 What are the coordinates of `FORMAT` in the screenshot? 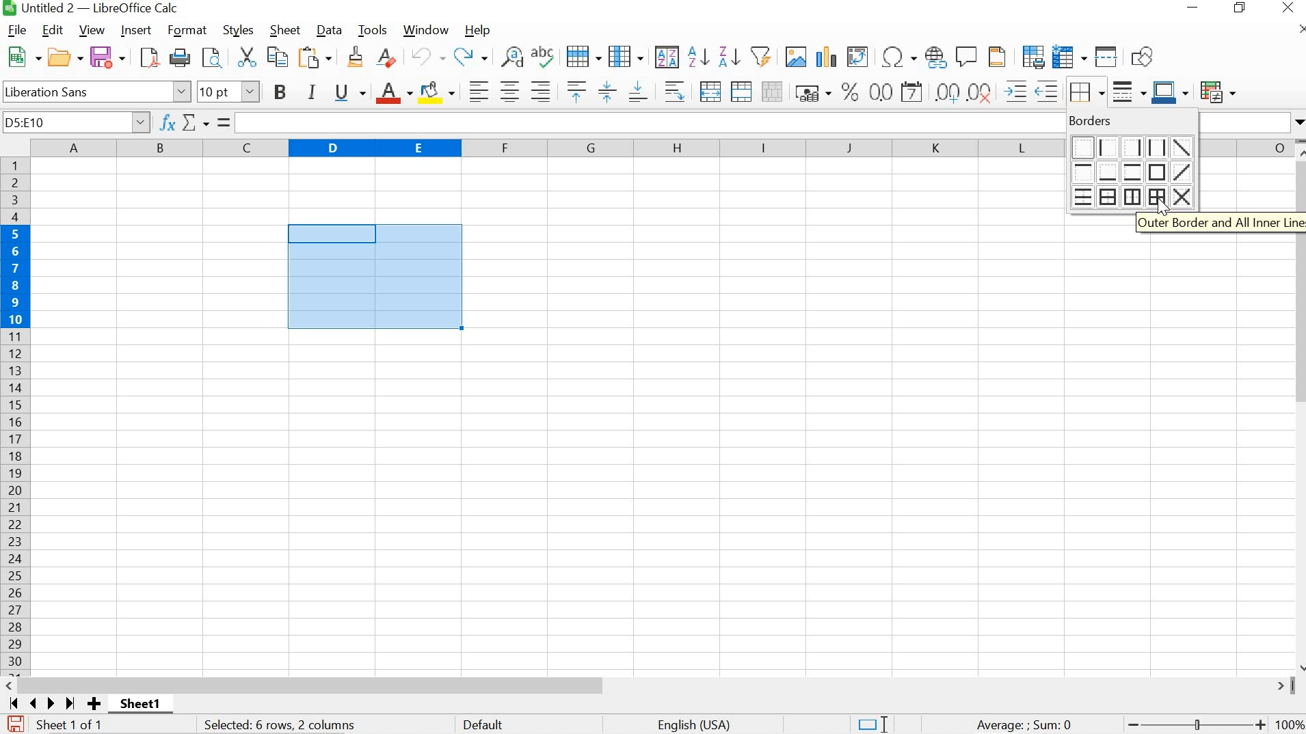 It's located at (185, 30).